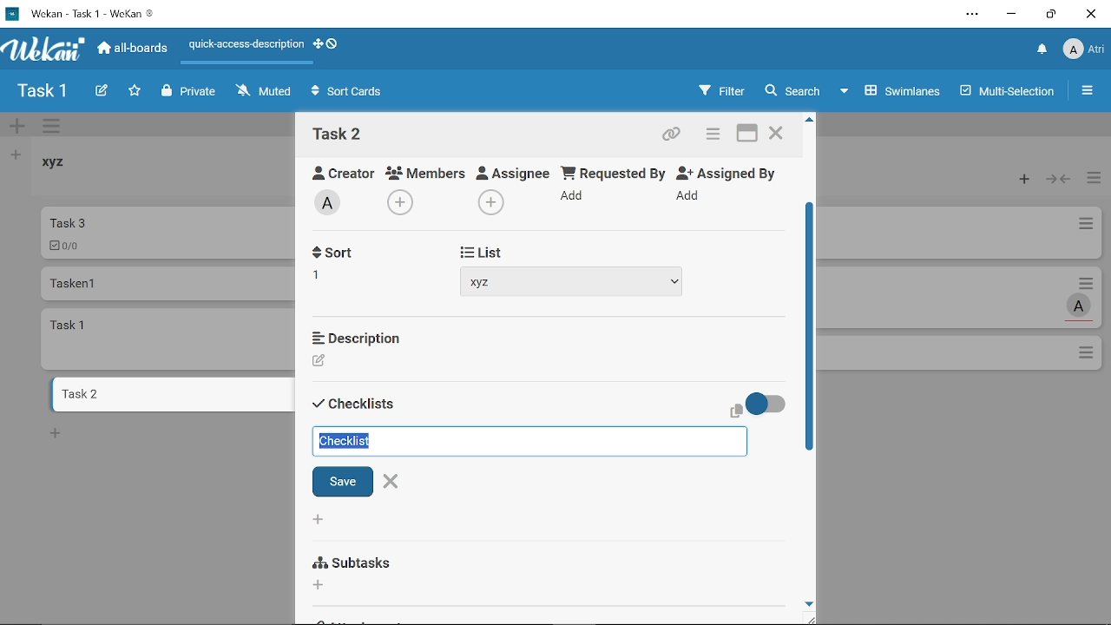  Describe the element at coordinates (53, 128) in the screenshot. I see `Manage swimlane` at that location.